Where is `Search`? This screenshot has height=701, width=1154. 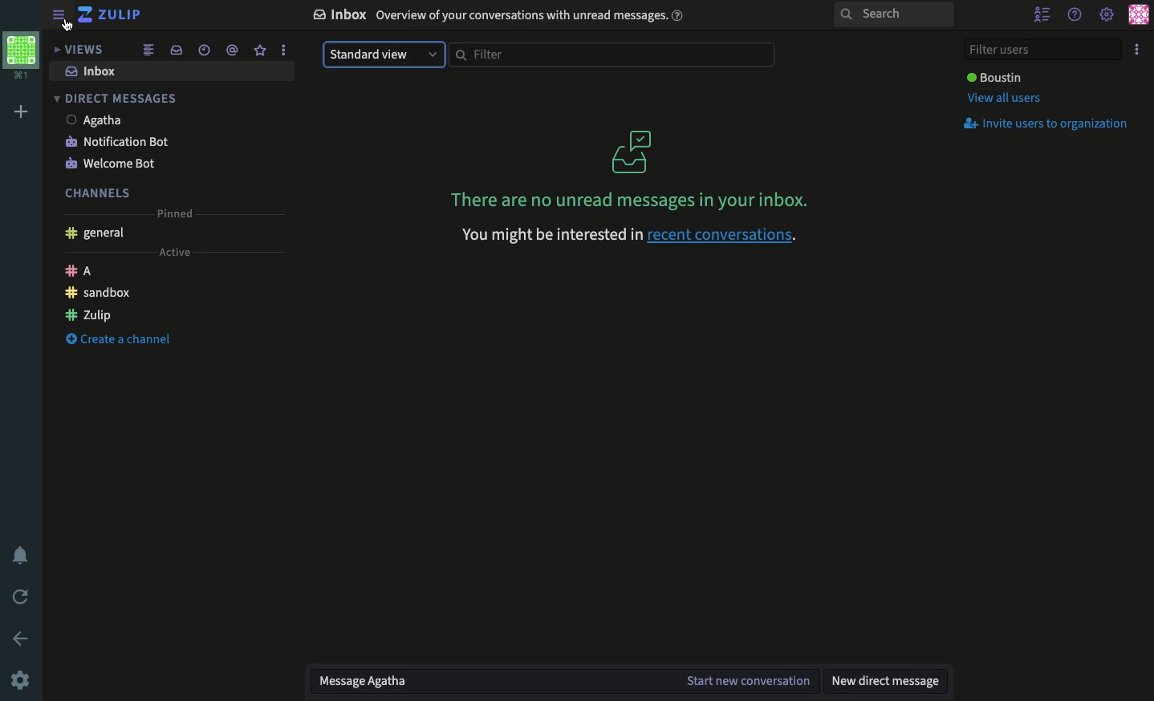 Search is located at coordinates (894, 13).